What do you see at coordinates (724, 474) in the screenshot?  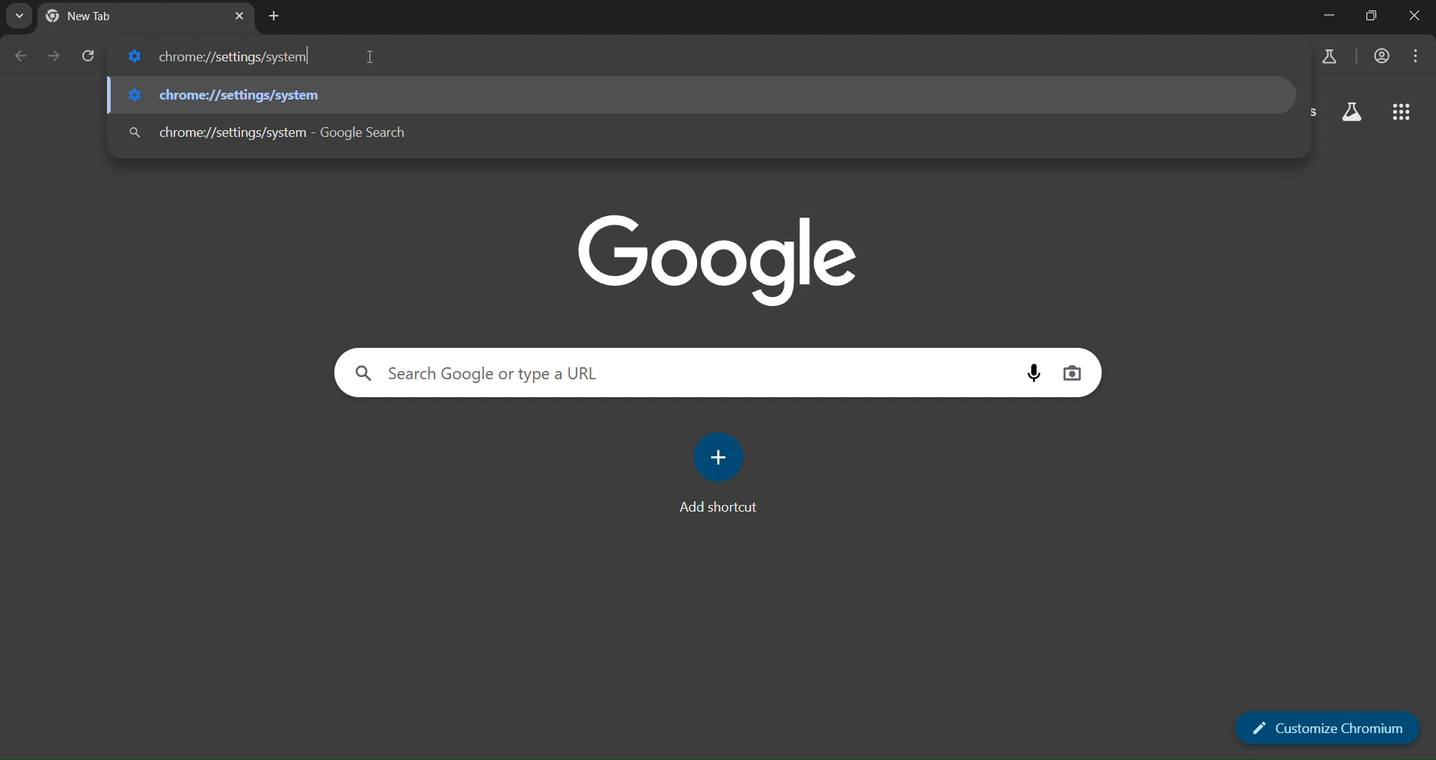 I see `add shortcut` at bounding box center [724, 474].